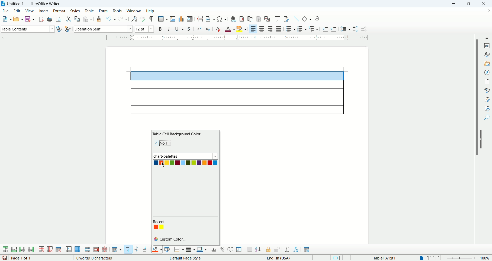  What do you see at coordinates (237, 38) in the screenshot?
I see `border` at bounding box center [237, 38].